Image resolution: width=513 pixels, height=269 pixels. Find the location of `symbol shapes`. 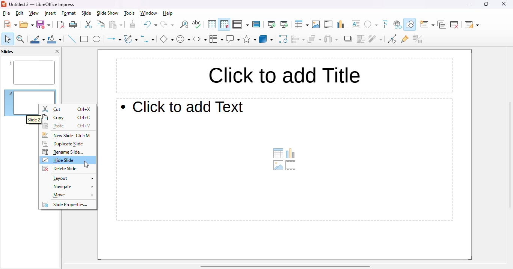

symbol shapes is located at coordinates (183, 40).